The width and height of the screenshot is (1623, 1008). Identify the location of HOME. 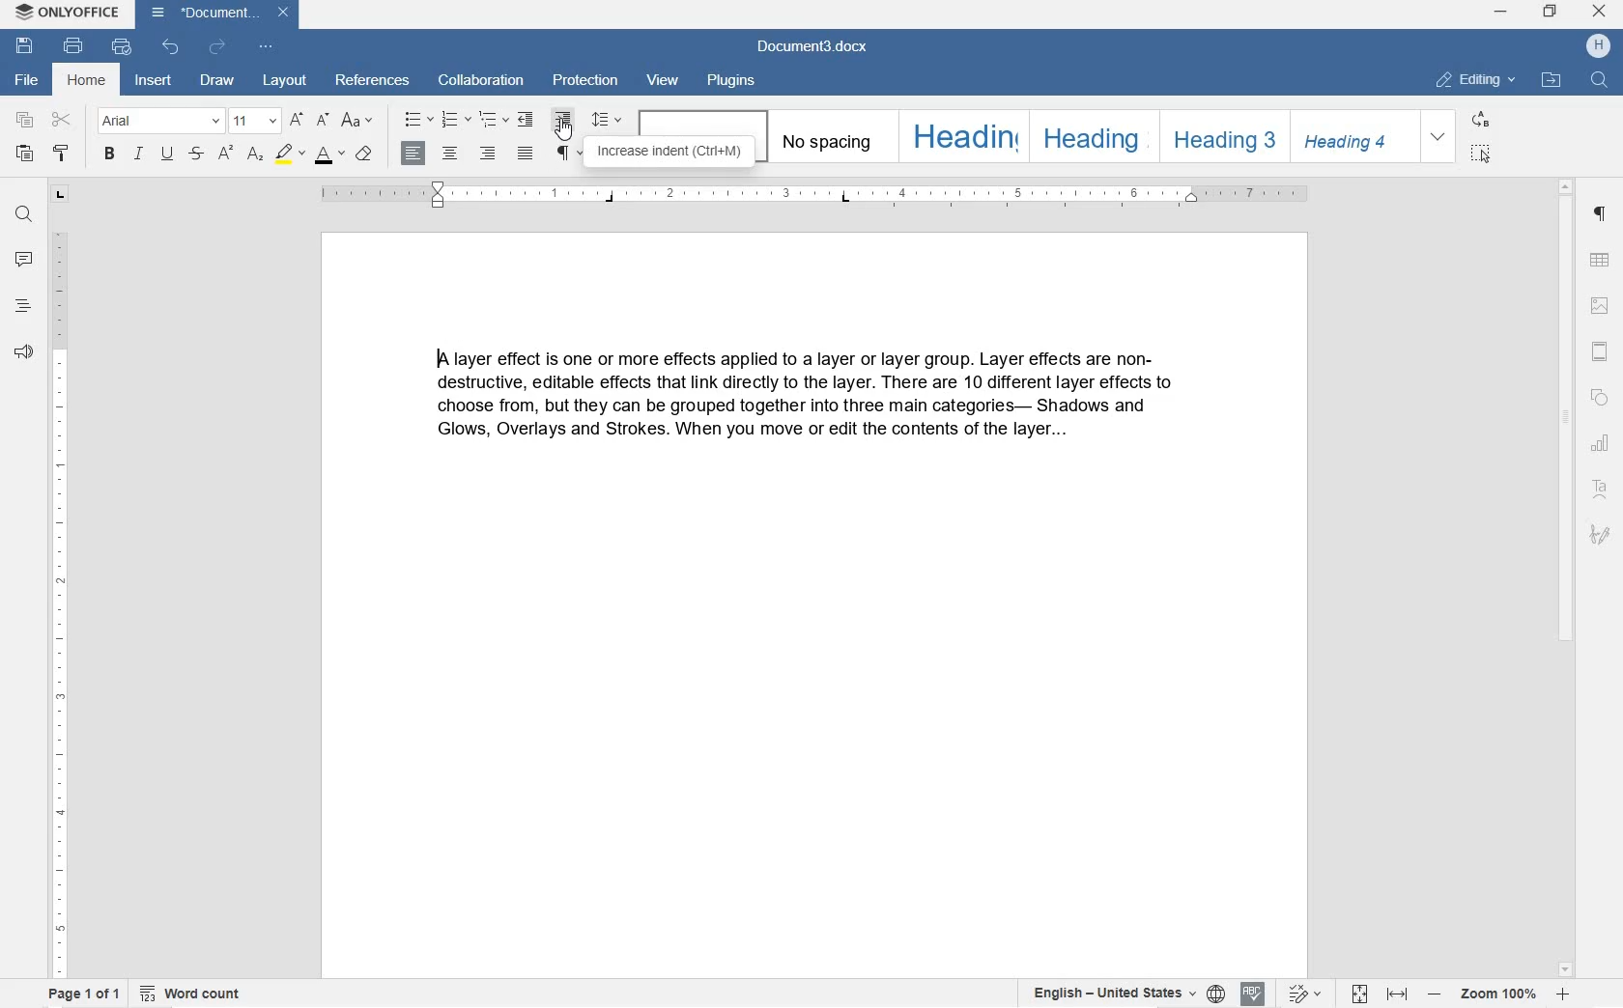
(84, 80).